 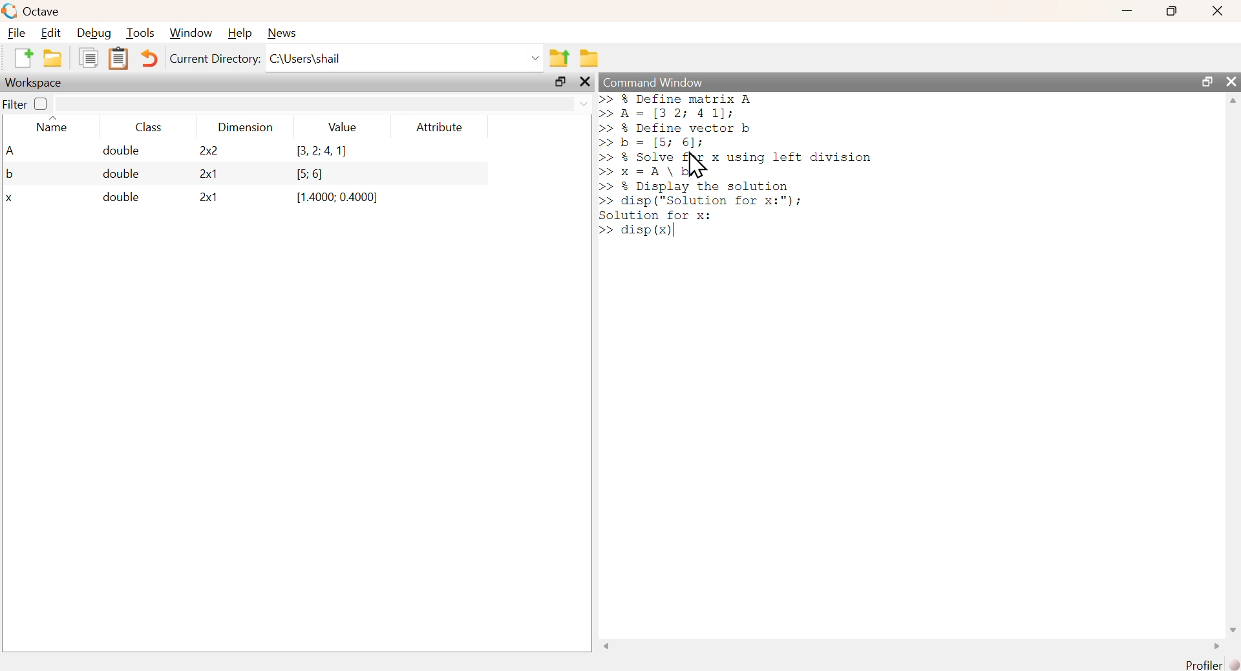 I want to click on maximize, so click(x=561, y=82).